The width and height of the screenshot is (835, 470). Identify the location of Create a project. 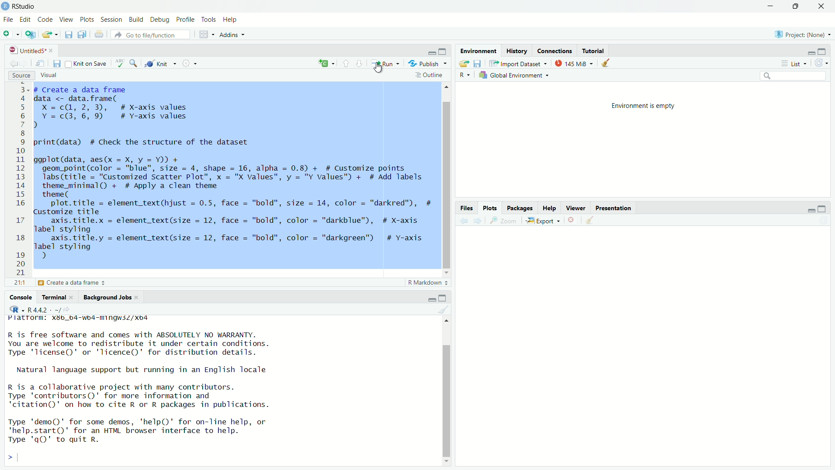
(31, 34).